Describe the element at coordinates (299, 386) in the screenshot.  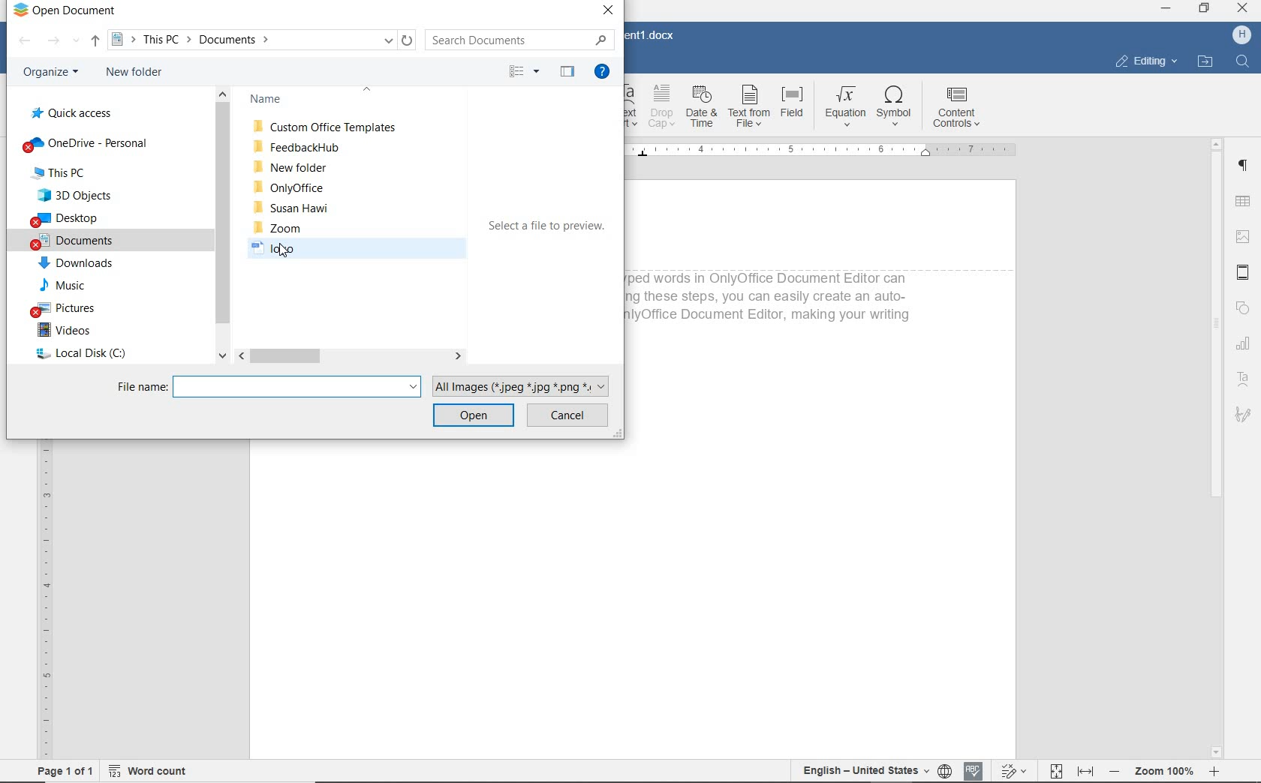
I see `search bar` at that location.